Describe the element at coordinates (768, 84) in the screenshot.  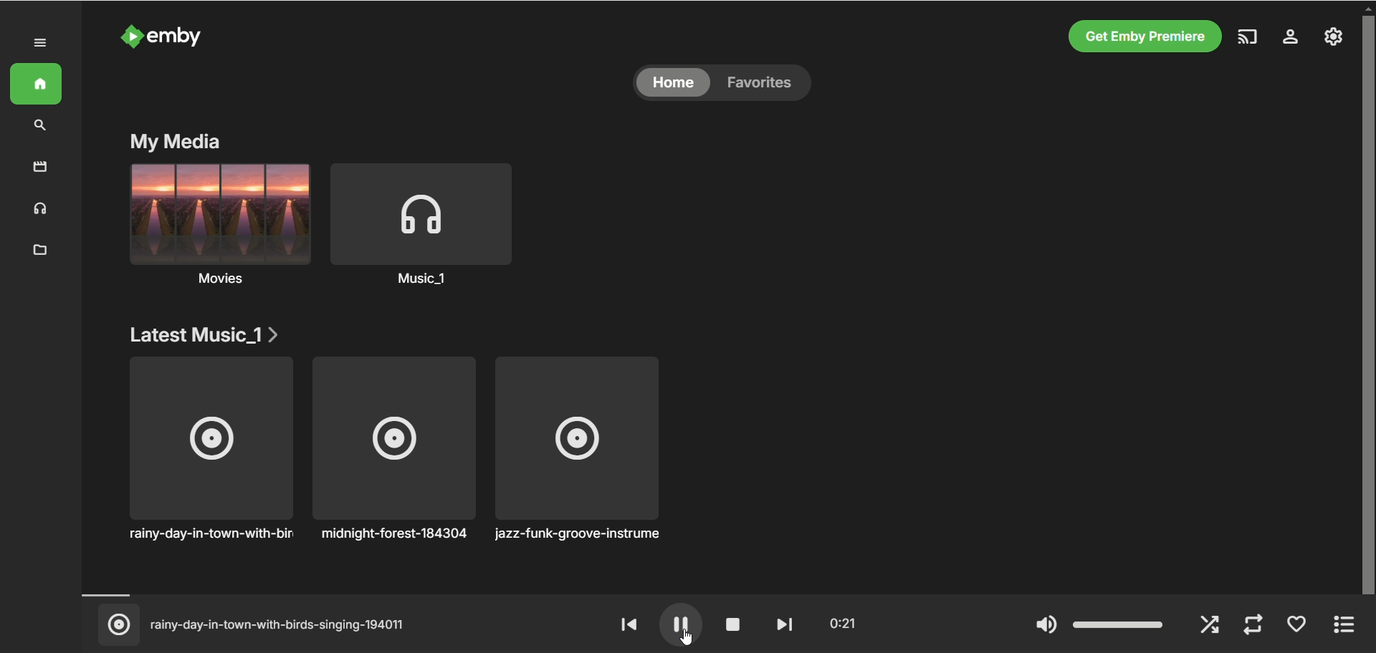
I see `favorites` at that location.